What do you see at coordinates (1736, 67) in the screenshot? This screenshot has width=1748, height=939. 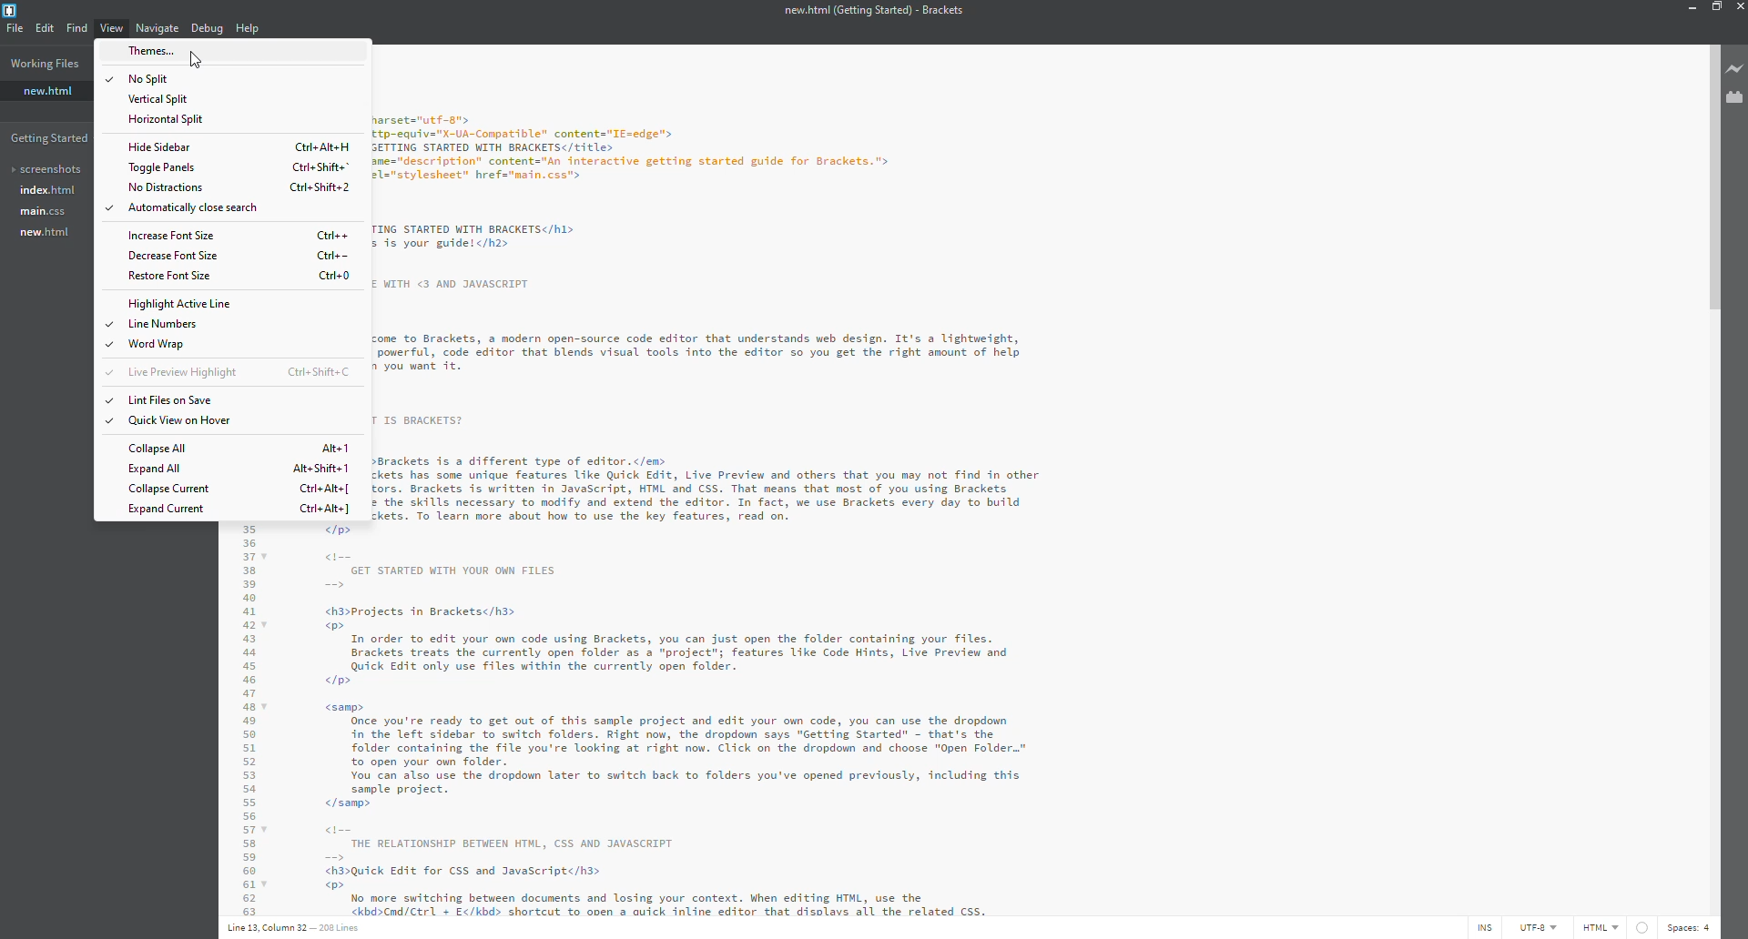 I see `live preview` at bounding box center [1736, 67].